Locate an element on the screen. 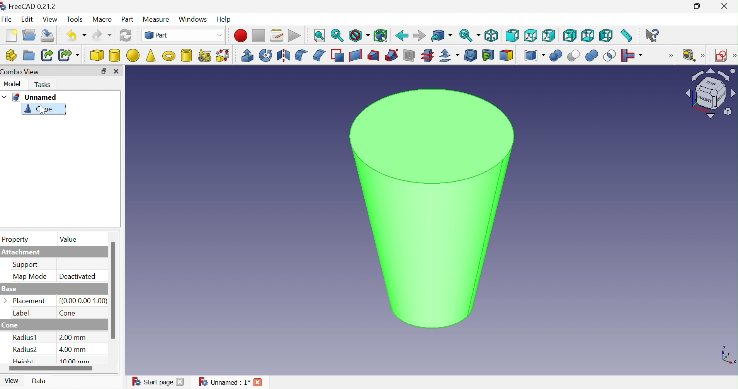  New is located at coordinates (12, 35).